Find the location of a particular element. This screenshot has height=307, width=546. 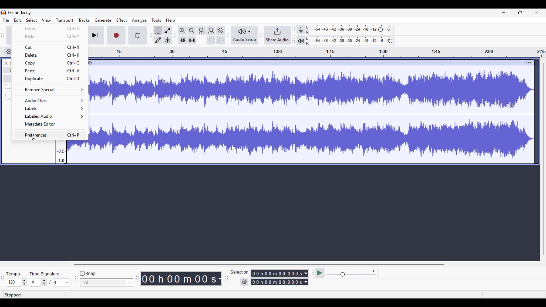

Playback meter is located at coordinates (301, 41).